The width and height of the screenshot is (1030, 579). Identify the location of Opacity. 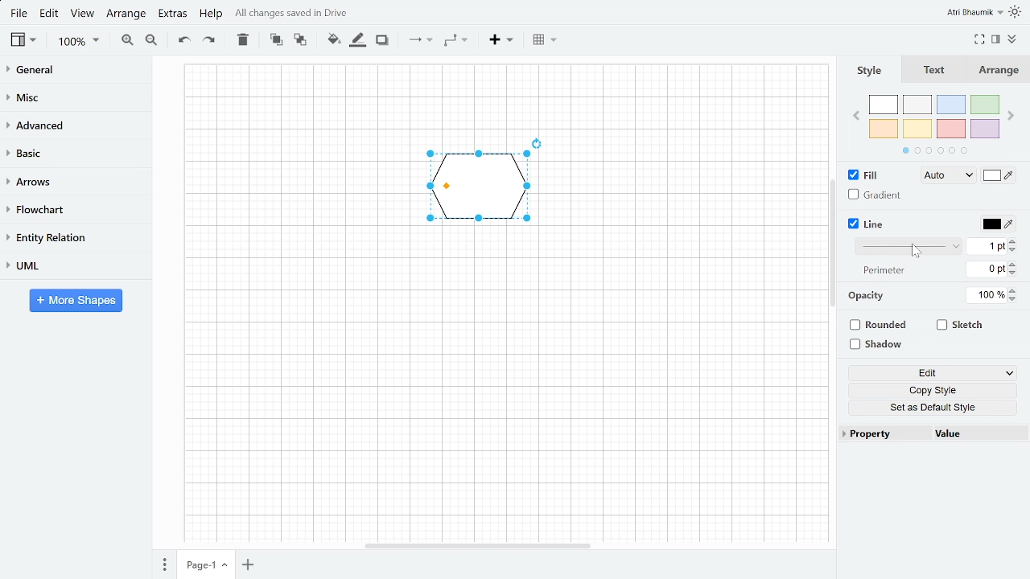
(987, 295).